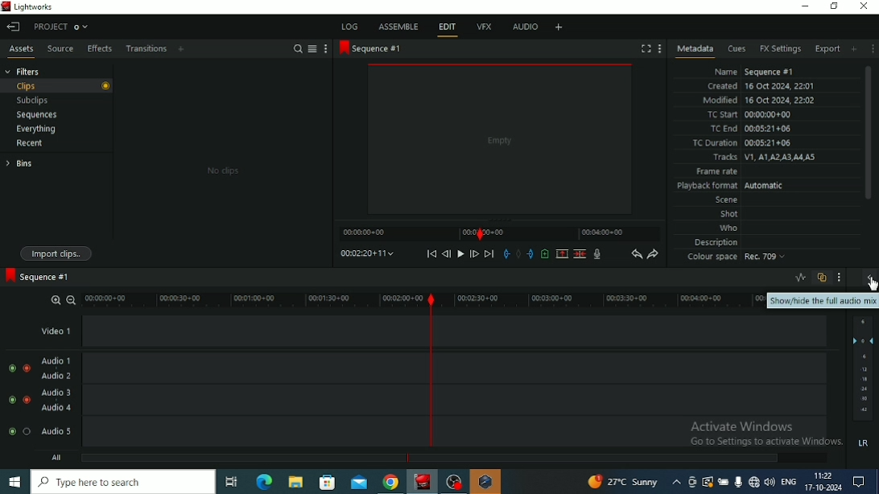  I want to click on Move backward, so click(431, 253).